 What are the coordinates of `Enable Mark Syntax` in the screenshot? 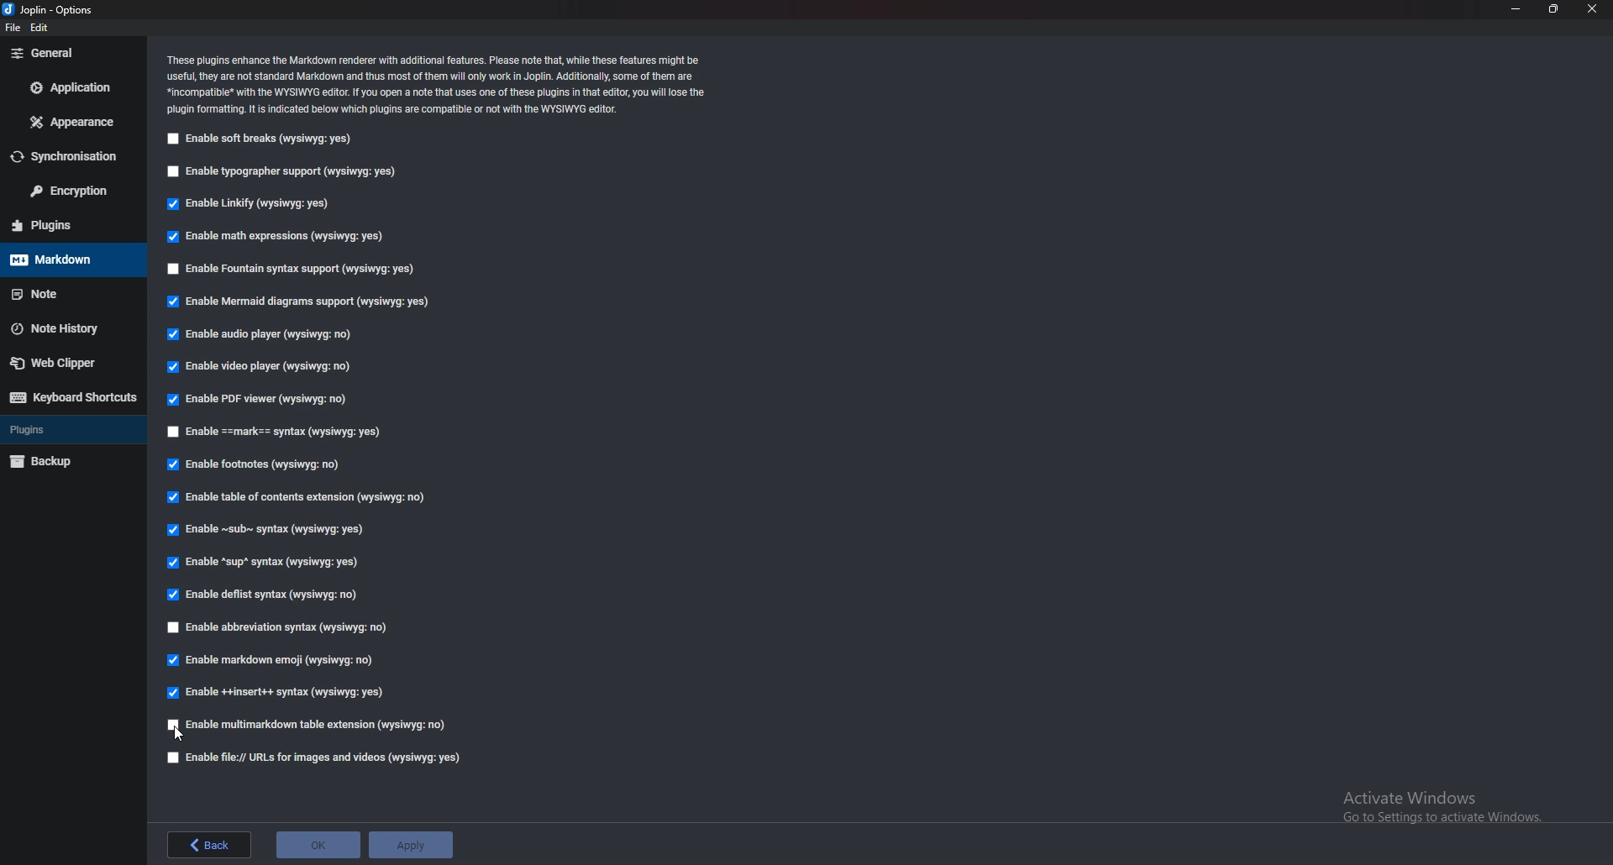 It's located at (276, 432).